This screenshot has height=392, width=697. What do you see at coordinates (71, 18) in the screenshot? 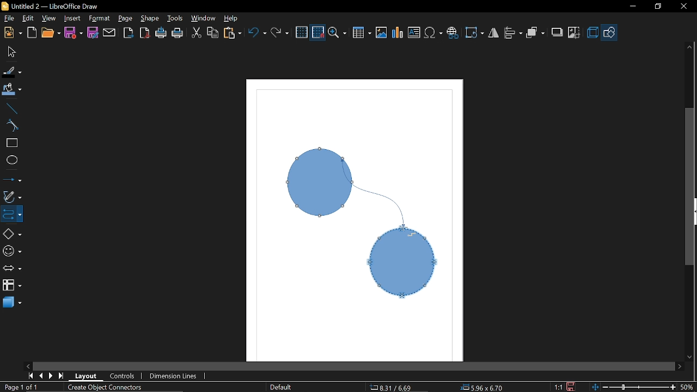
I see `Insert` at bounding box center [71, 18].